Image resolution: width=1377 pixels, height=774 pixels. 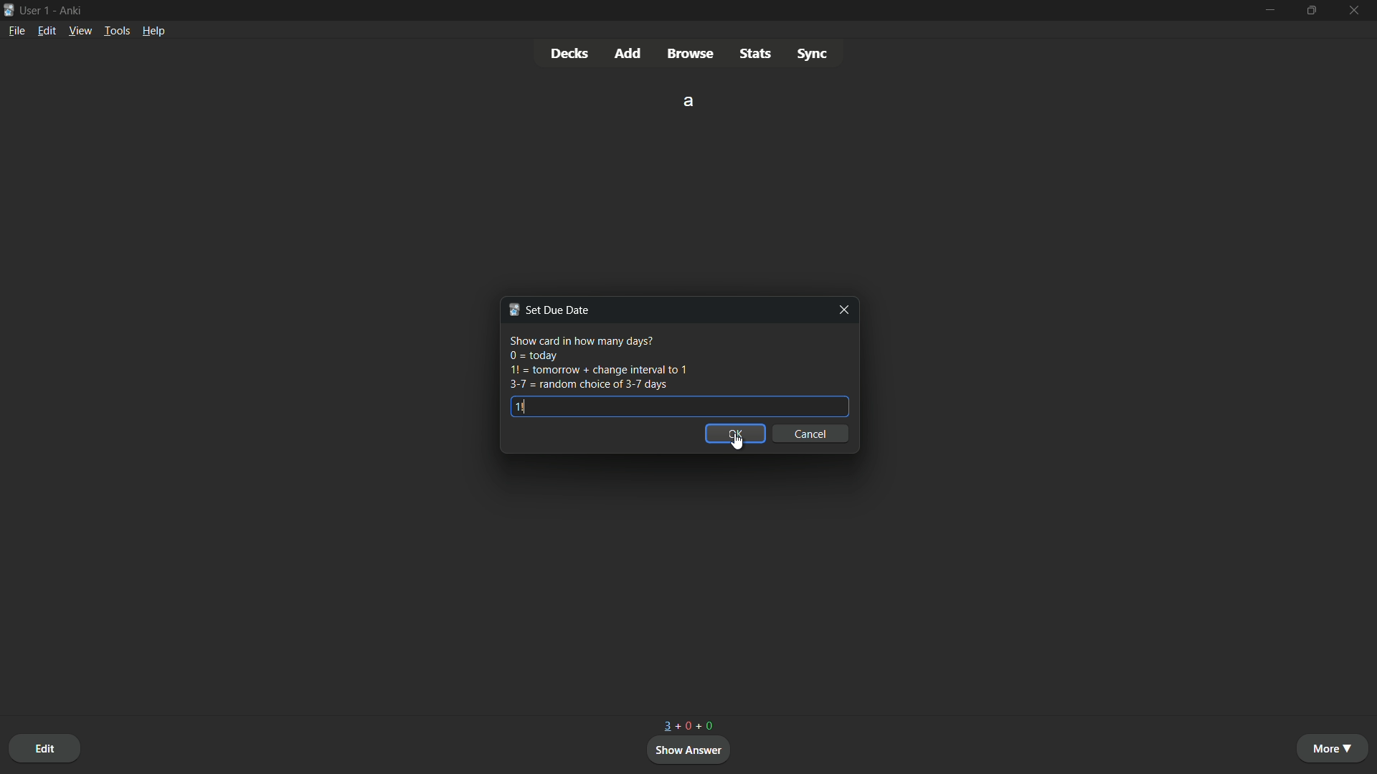 I want to click on decks, so click(x=569, y=52).